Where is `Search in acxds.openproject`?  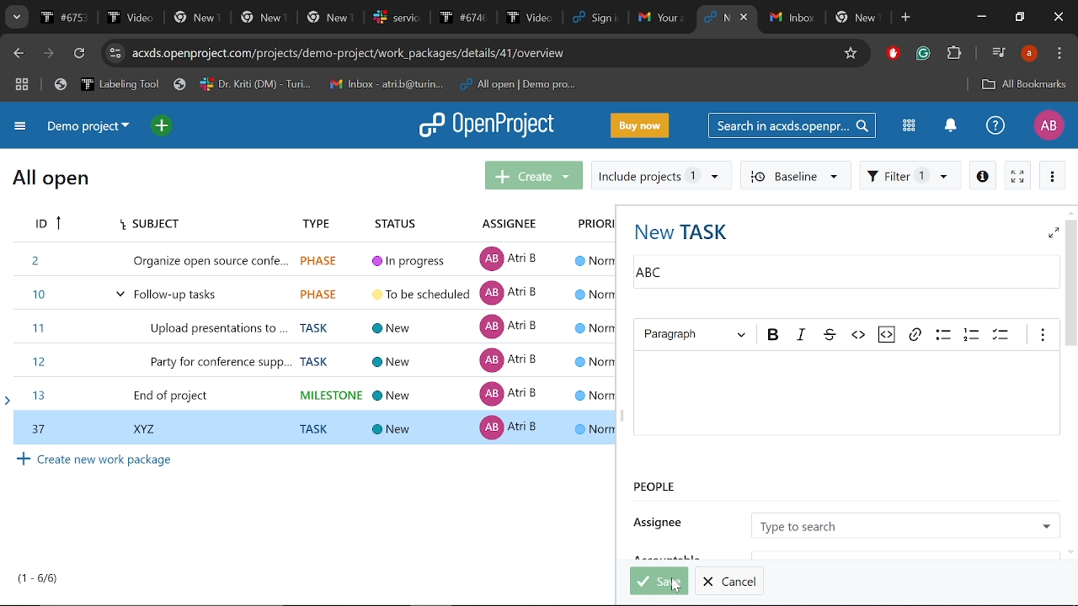 Search in acxds.openproject is located at coordinates (790, 125).